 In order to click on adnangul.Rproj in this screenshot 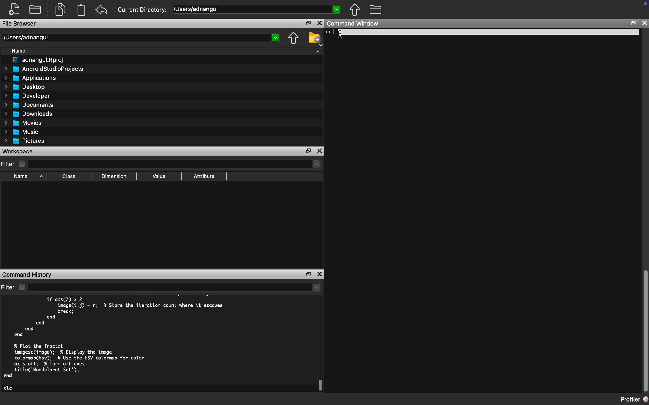, I will do `click(39, 60)`.